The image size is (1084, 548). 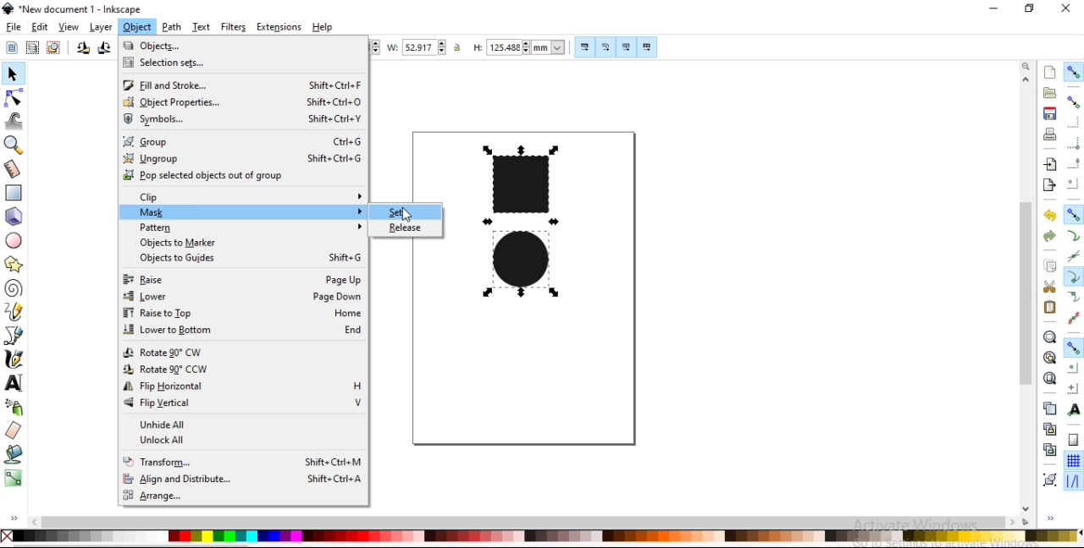 I want to click on snap centers of objects, so click(x=1073, y=369).